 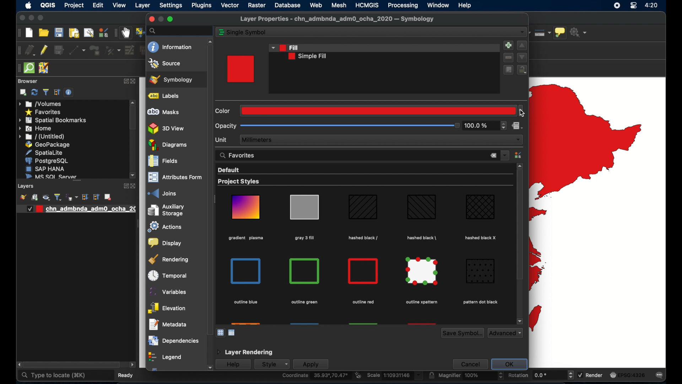 What do you see at coordinates (47, 153) in the screenshot?
I see `spatiallite` at bounding box center [47, 153].